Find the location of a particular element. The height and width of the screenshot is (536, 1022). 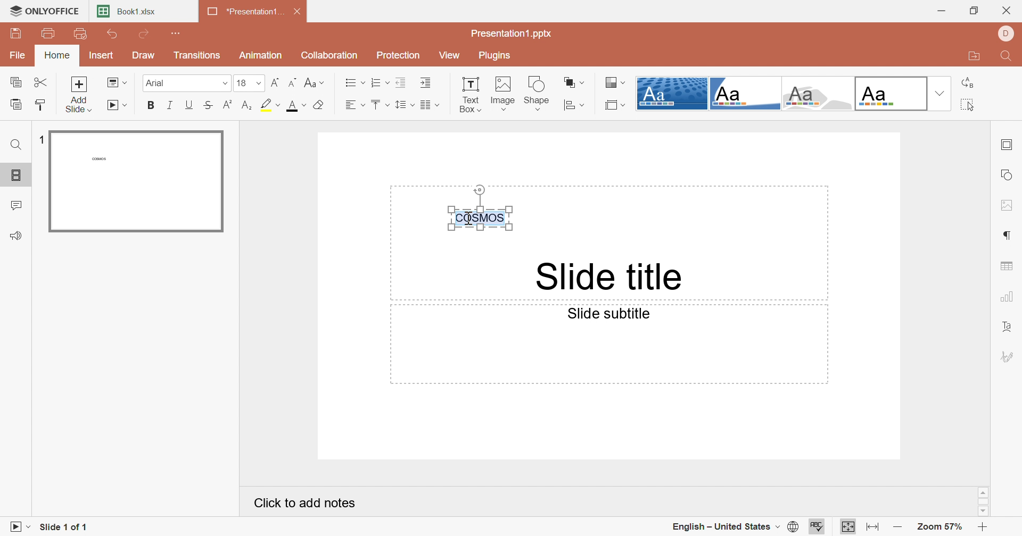

1 is located at coordinates (40, 139).